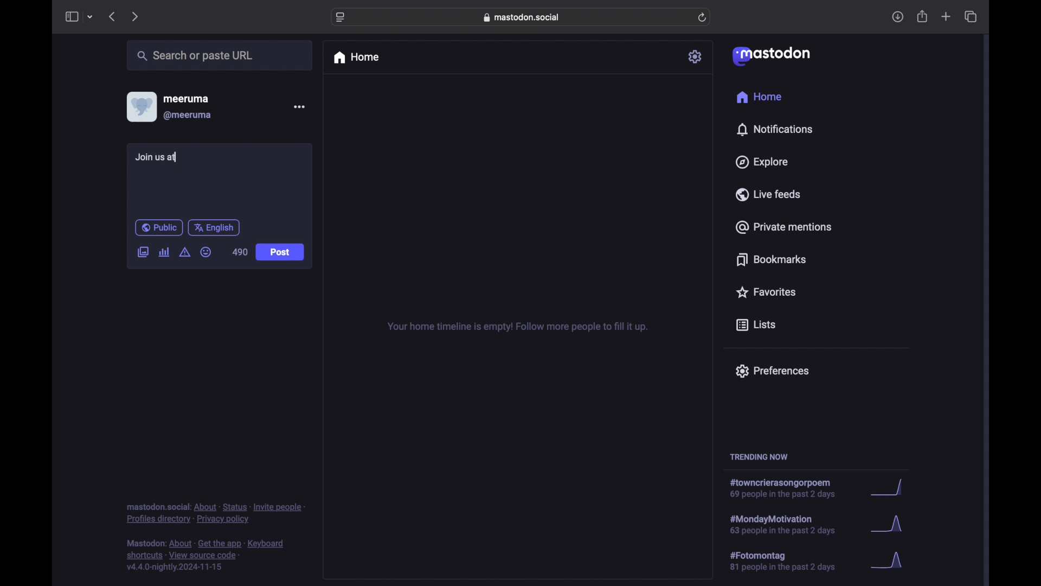 Image resolution: width=1041 pixels, height=586 pixels. What do you see at coordinates (774, 129) in the screenshot?
I see `notifications` at bounding box center [774, 129].